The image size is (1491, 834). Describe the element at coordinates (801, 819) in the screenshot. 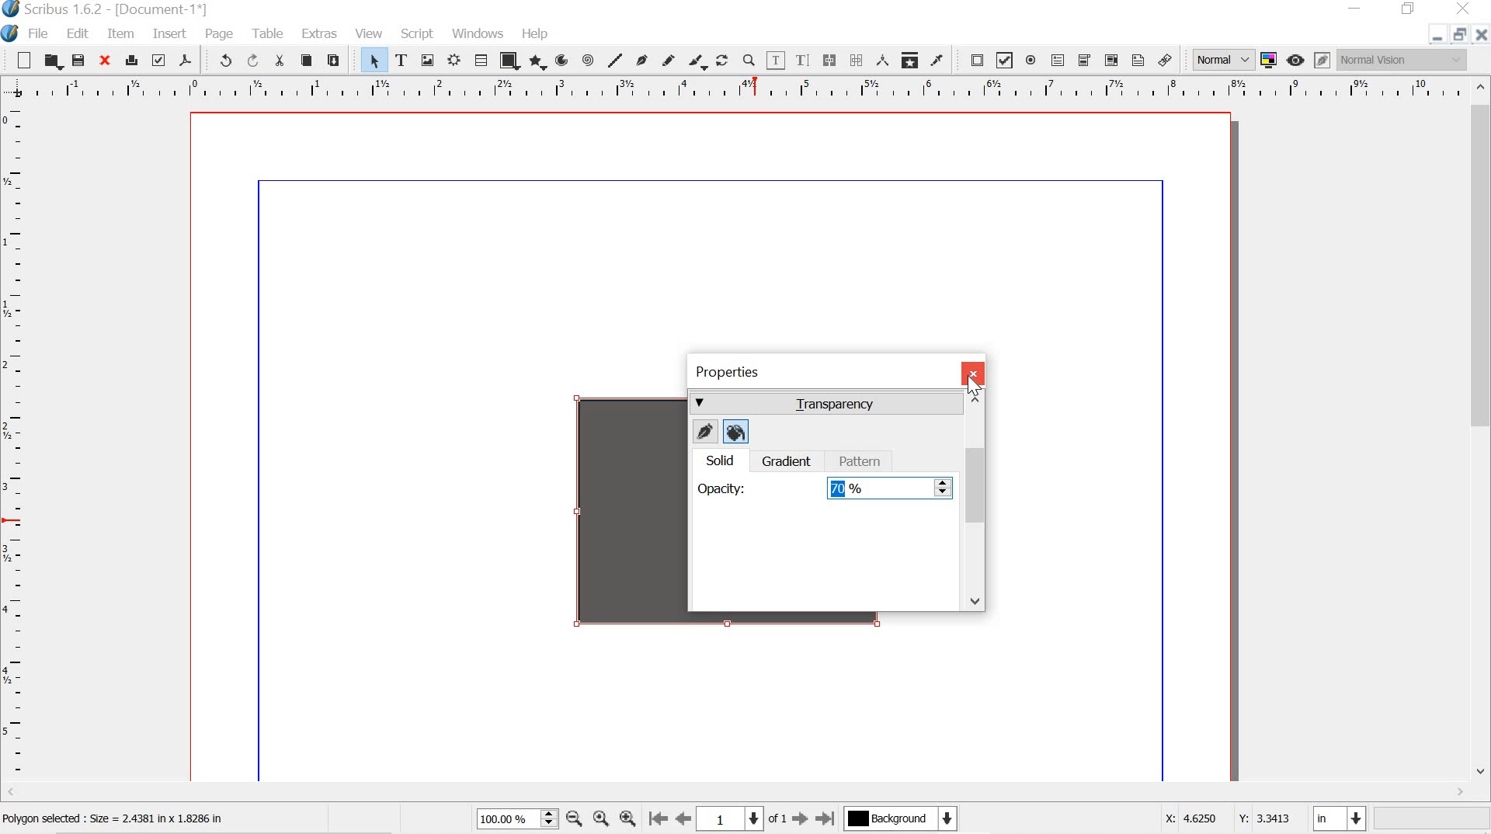

I see `go to next page` at that location.